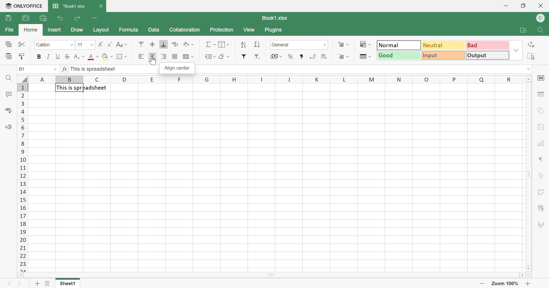 The height and width of the screenshot is (288, 549). Describe the element at coordinates (193, 57) in the screenshot. I see `Drop Down` at that location.